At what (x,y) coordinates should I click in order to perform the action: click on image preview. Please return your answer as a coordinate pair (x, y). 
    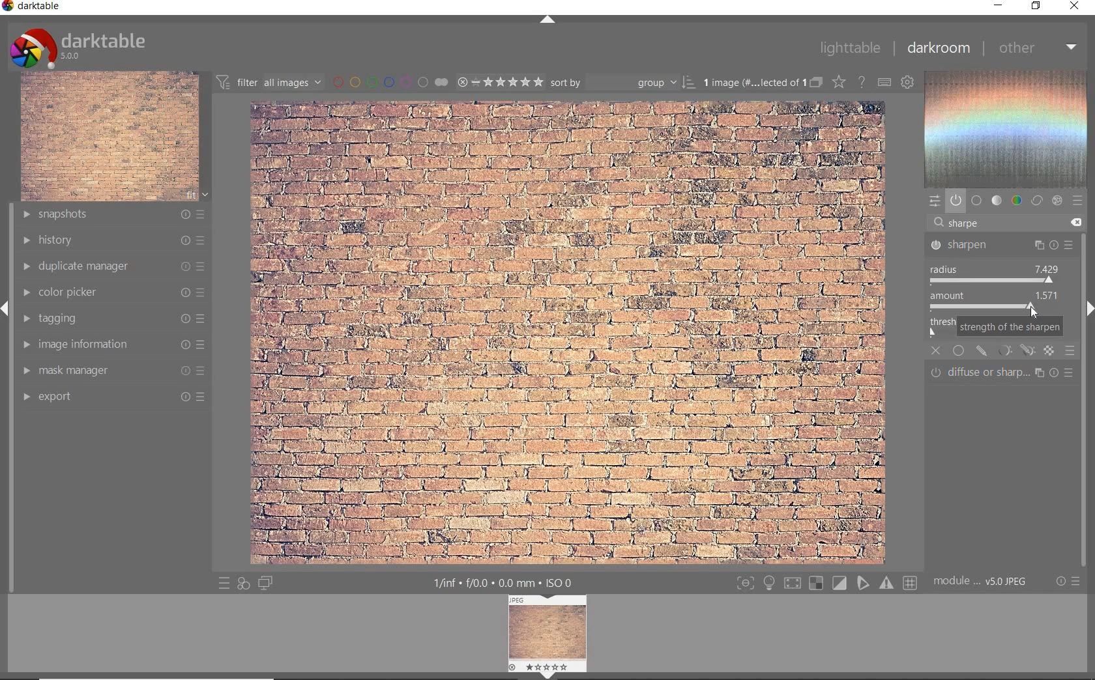
    Looking at the image, I should click on (549, 631).